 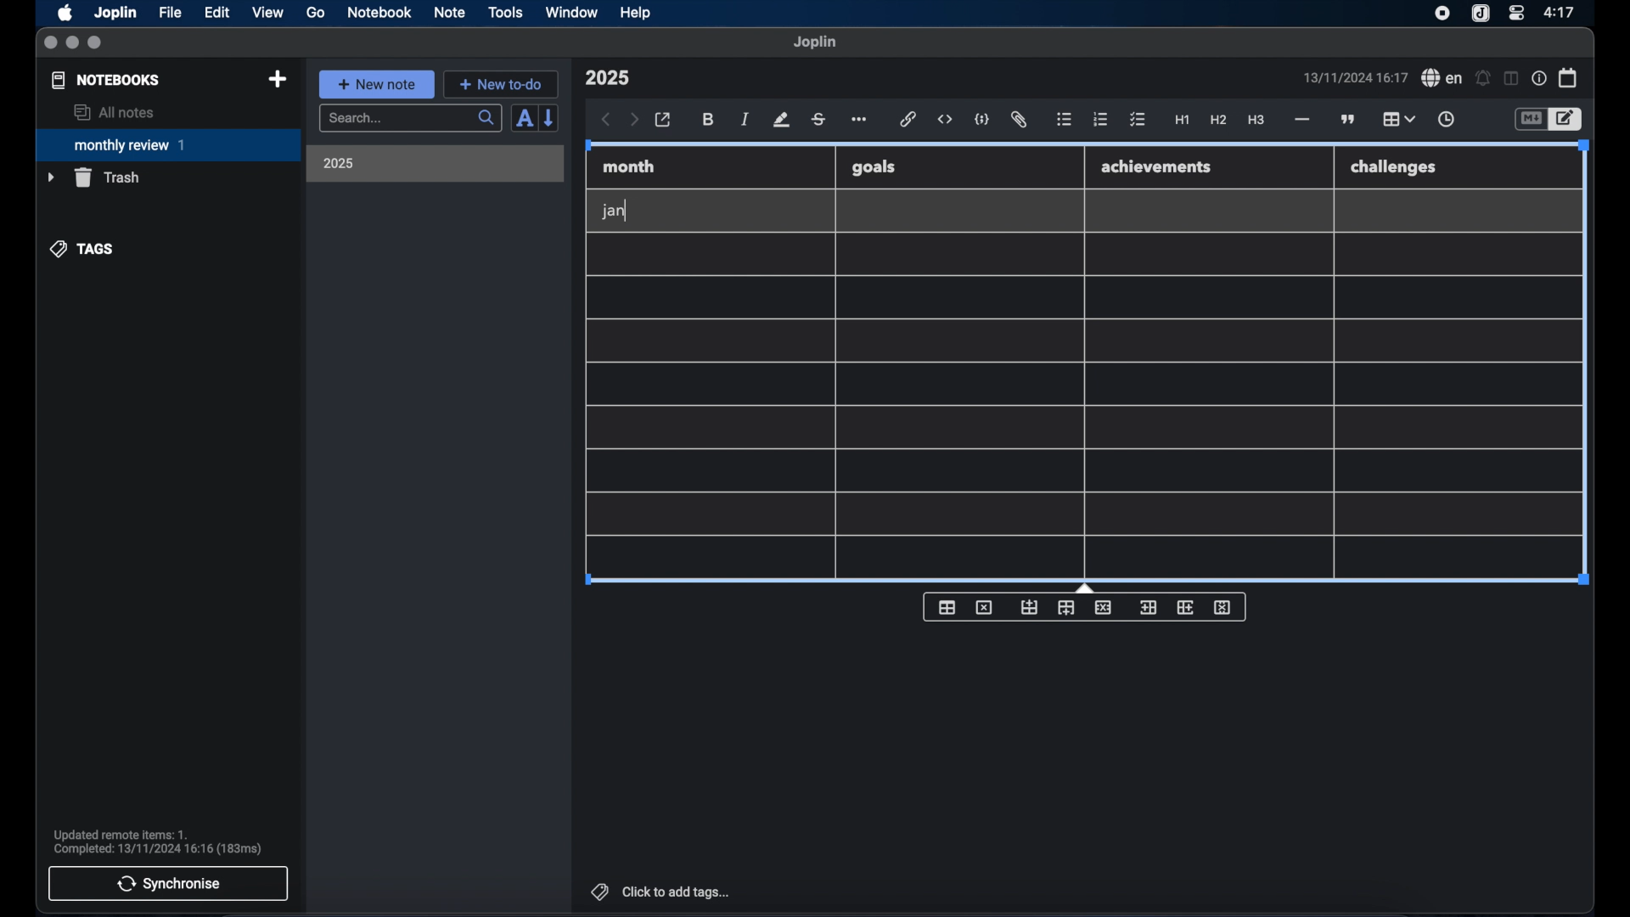 What do you see at coordinates (267, 13) in the screenshot?
I see `view` at bounding box center [267, 13].